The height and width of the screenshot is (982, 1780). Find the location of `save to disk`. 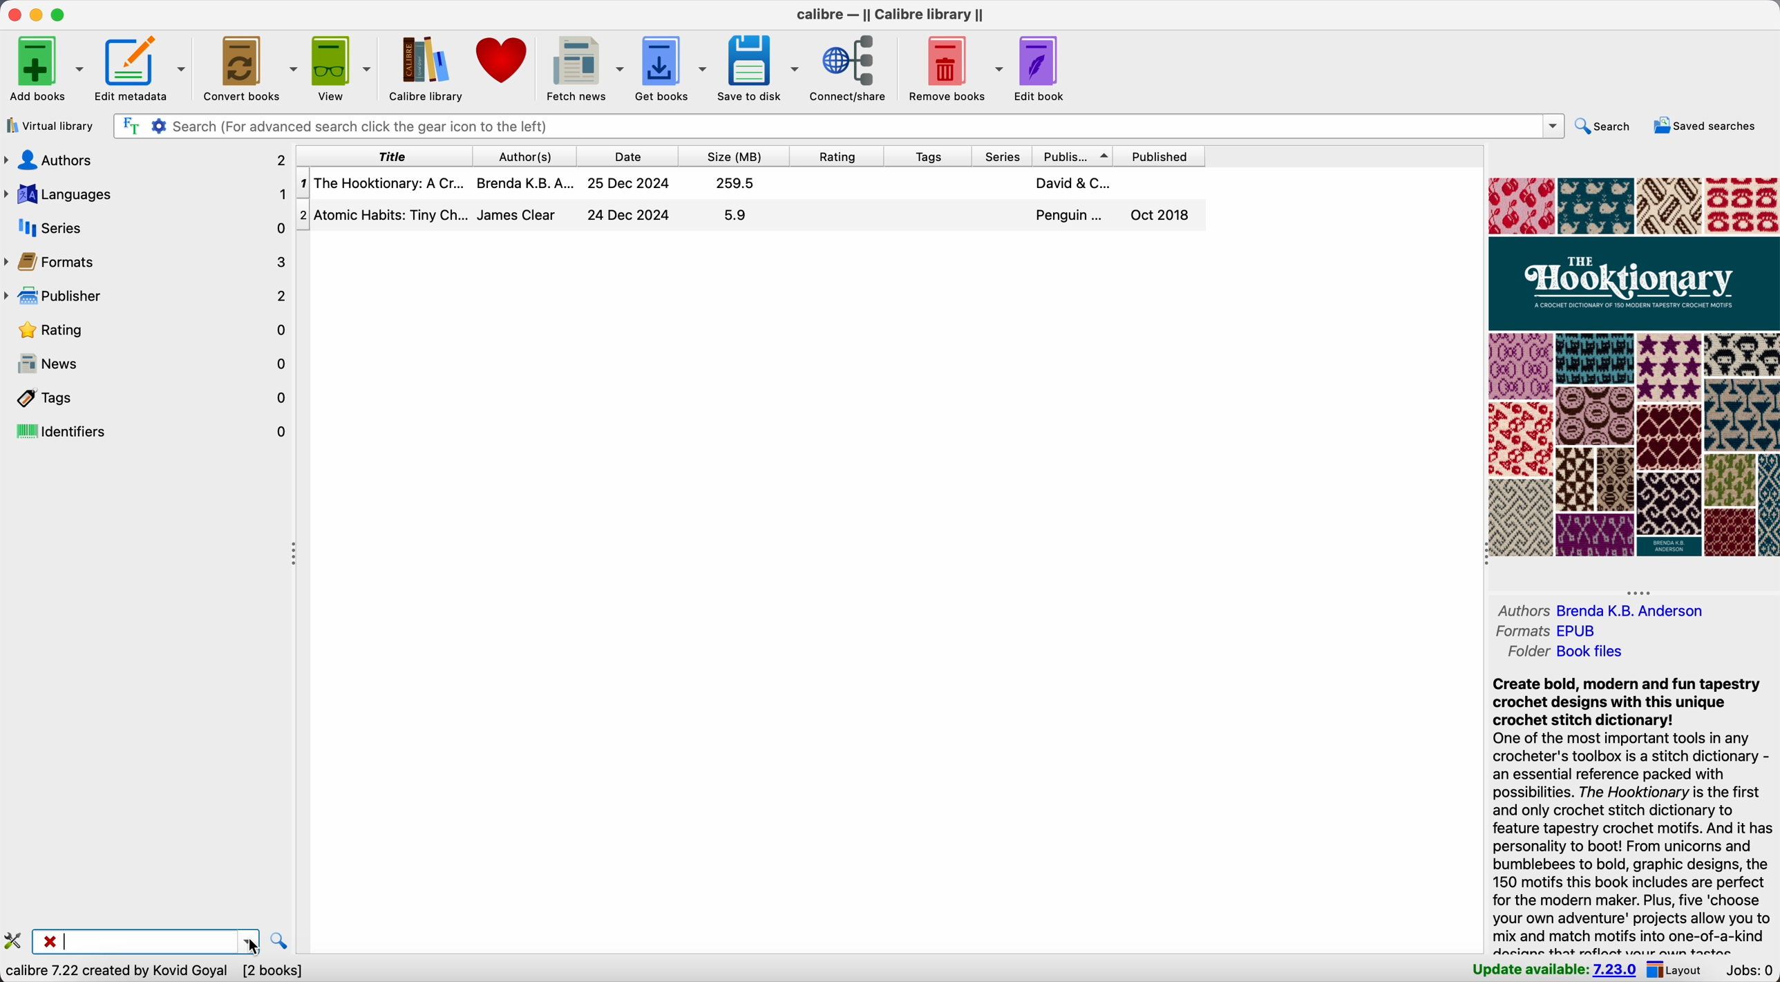

save to disk is located at coordinates (759, 70).